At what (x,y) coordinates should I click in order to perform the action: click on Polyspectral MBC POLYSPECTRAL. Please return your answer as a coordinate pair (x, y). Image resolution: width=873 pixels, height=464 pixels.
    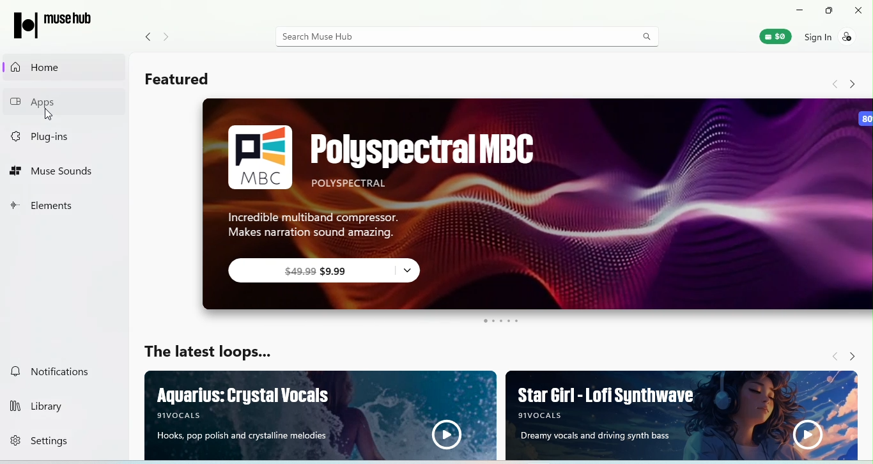
    Looking at the image, I should click on (427, 157).